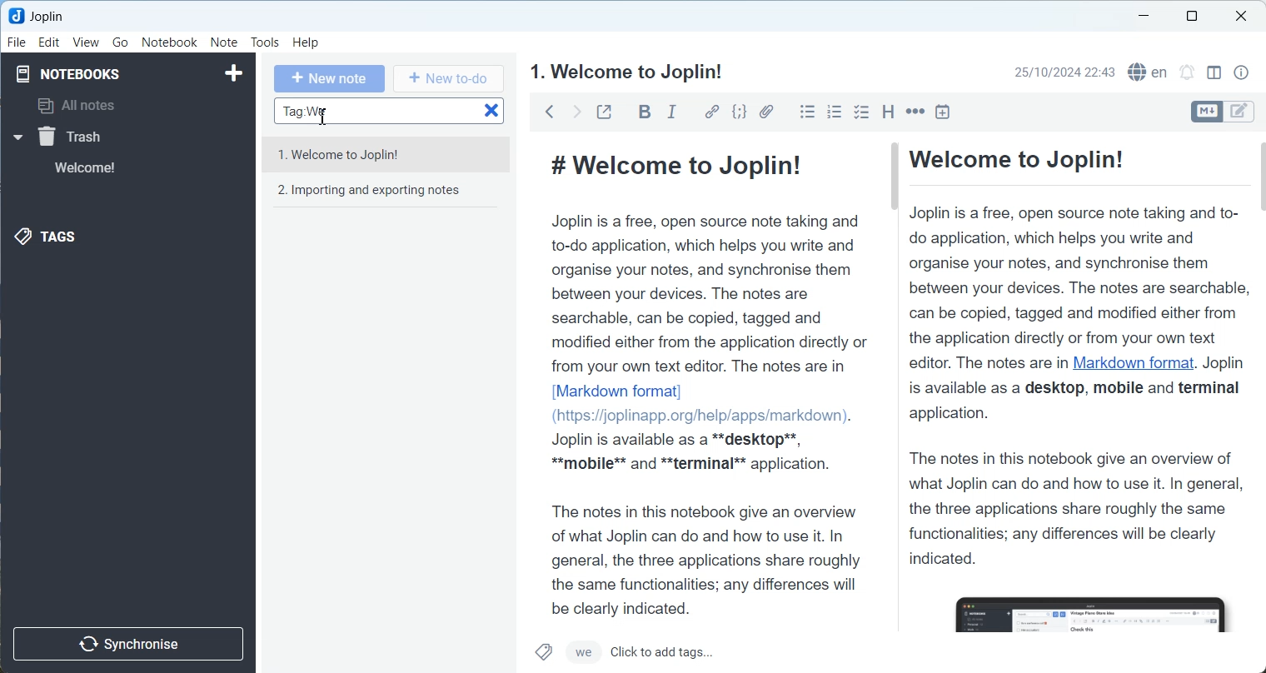 The image size is (1266, 673). Describe the element at coordinates (703, 378) in the screenshot. I see `# Welcome to Joplin!

Joplin is a free, open source note taking and
to-do application, which helps you write and
organise your notes, and synchronise them
between your devices. The notes are
searchable, can be copied, tagged and
modified either from the application directly or
from your own text editor. The notes are in
[Markdown format]
(https://joplinapp.org/help/apps/markdown).
Joplin is available as a **desktop**,
**mobile** and **terminal** application.
The notes in this notebook give an overview
of what Joplin can do and how to use it. In
general, the three applications share roughly
the same functionalities; any differences will
be clearly indicated.` at that location.